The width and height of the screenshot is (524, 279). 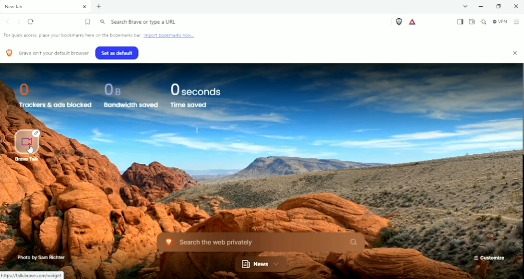 What do you see at coordinates (29, 145) in the screenshot?
I see `Brave Talk` at bounding box center [29, 145].